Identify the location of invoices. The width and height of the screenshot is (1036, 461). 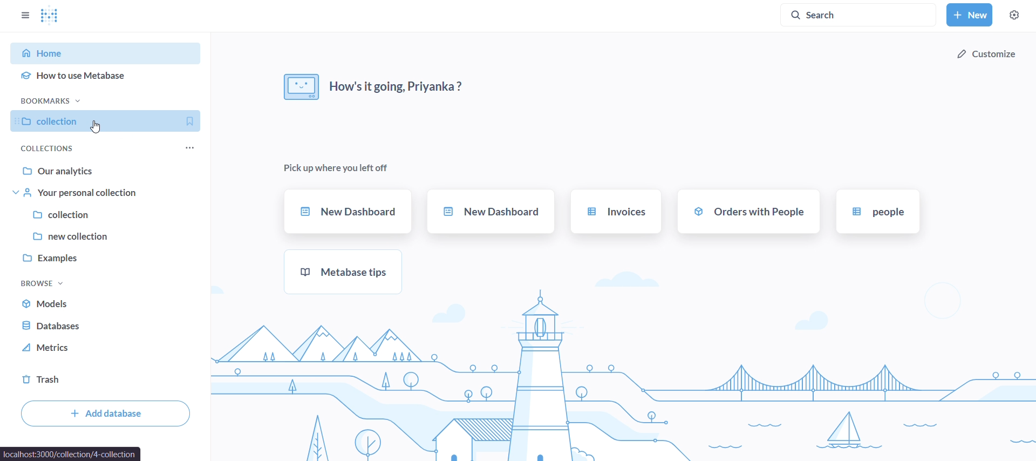
(616, 211).